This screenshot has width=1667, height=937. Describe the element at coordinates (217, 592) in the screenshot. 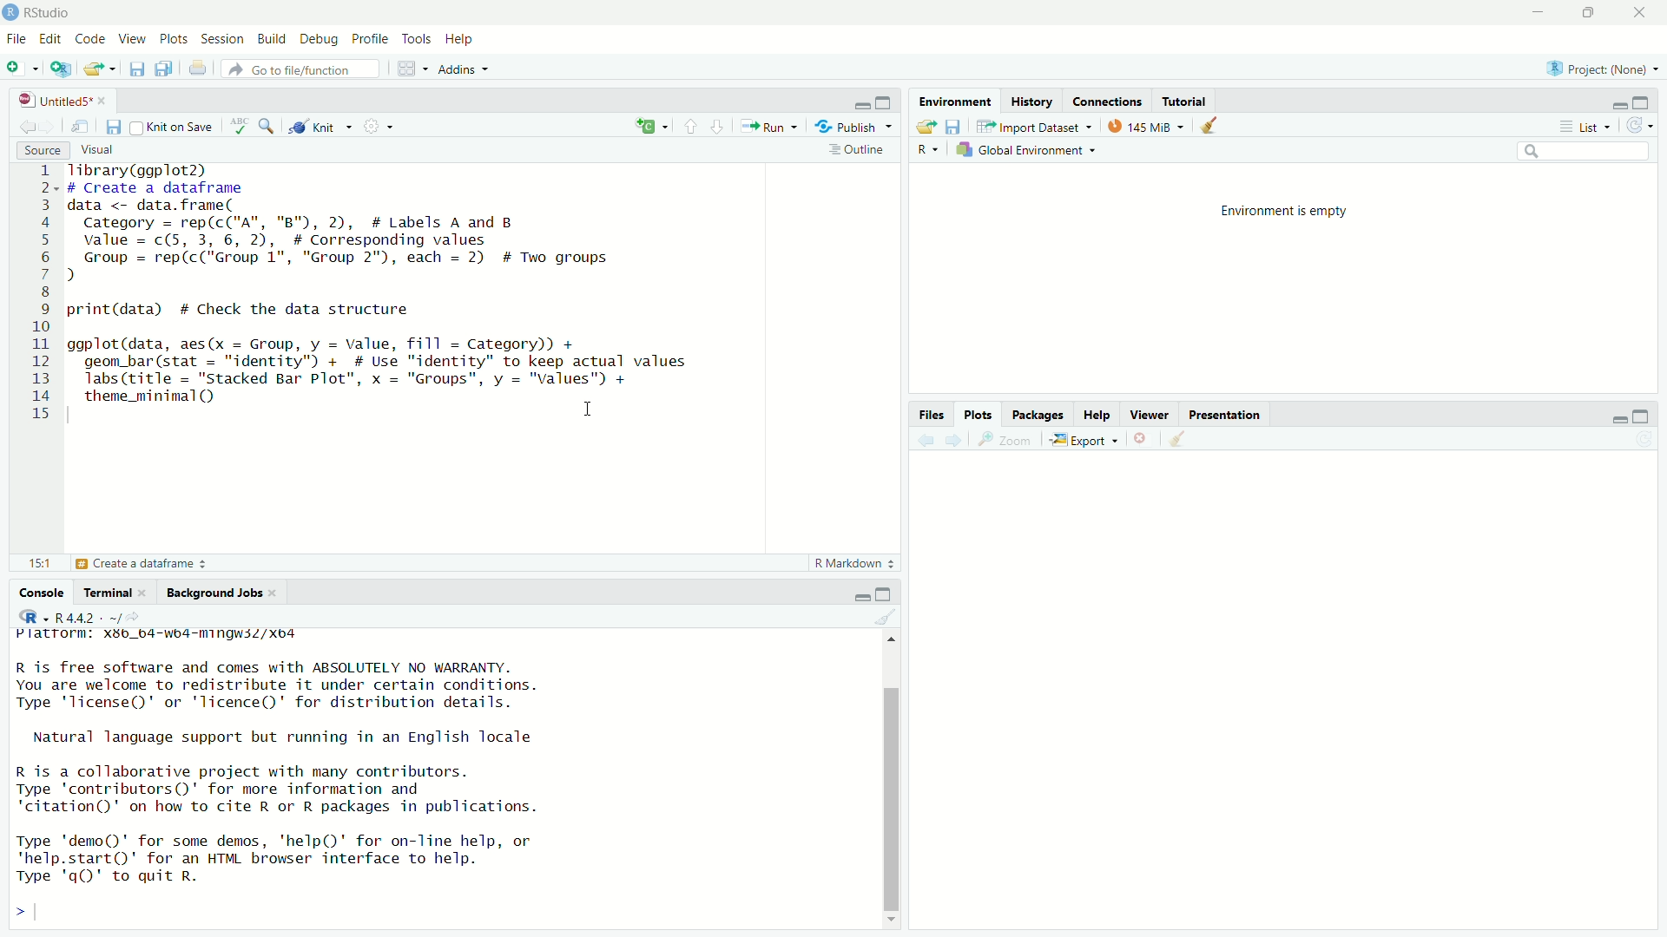

I see `Background Jobs` at that location.